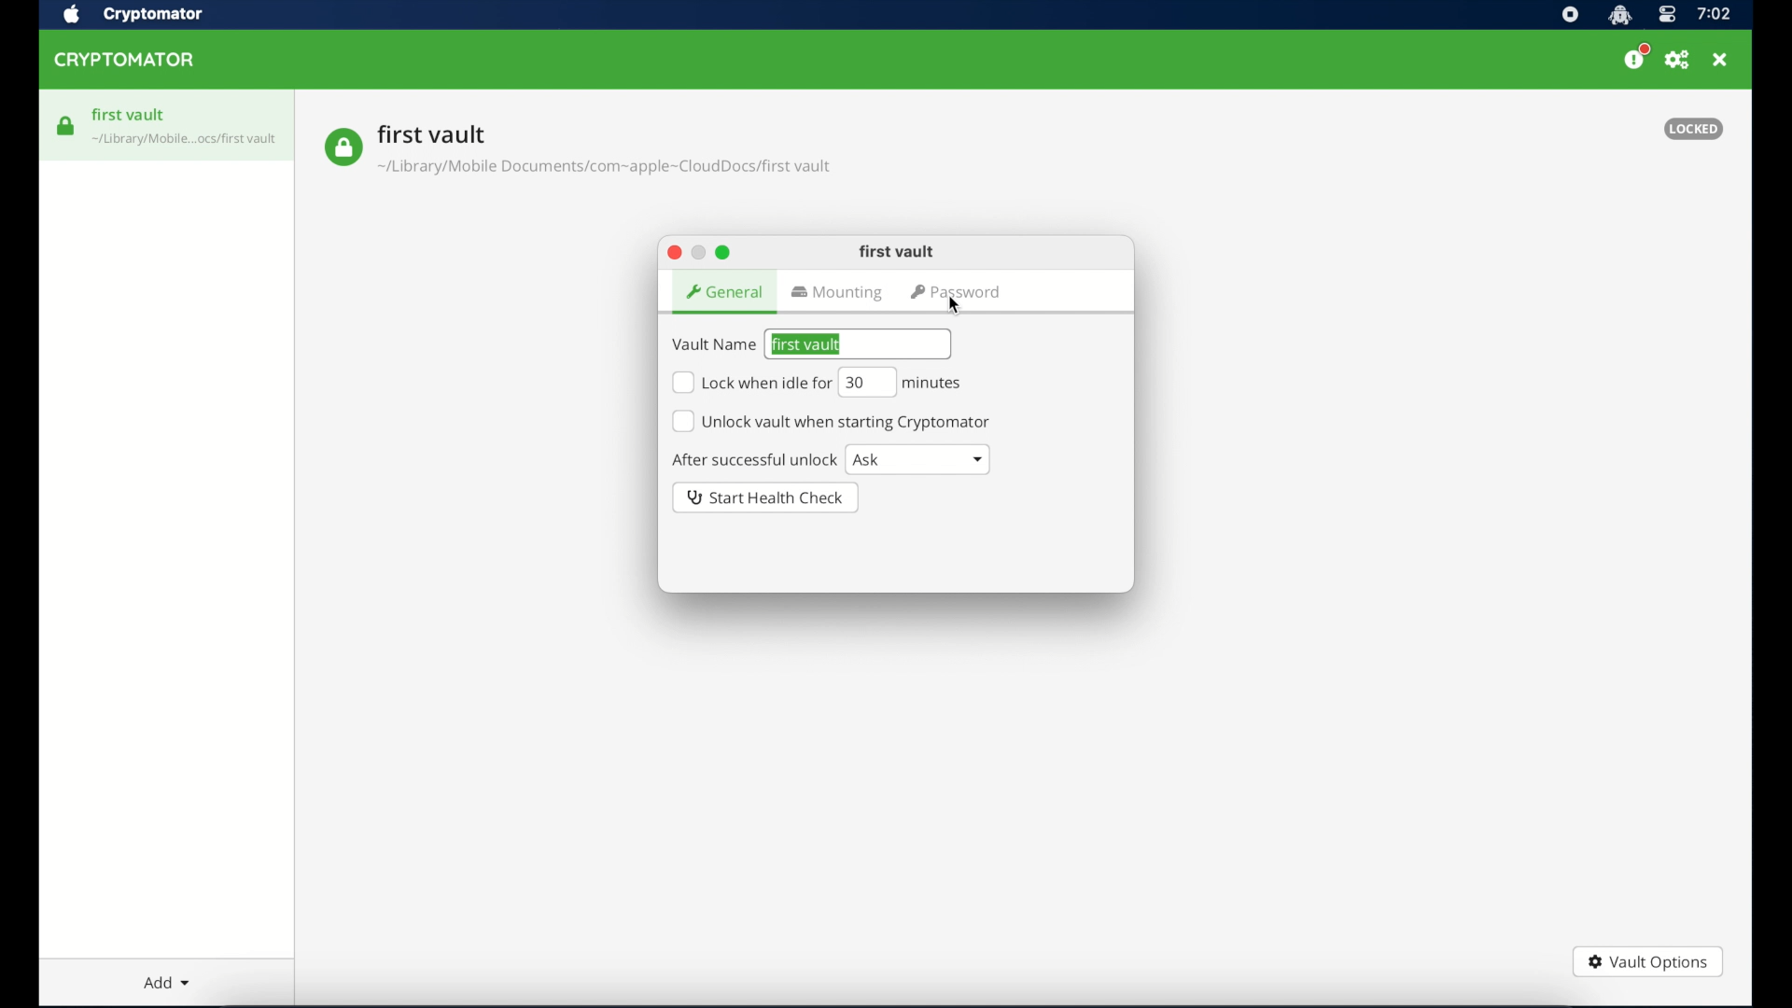 The width and height of the screenshot is (1792, 1008). Describe the element at coordinates (713, 345) in the screenshot. I see `vault name` at that location.